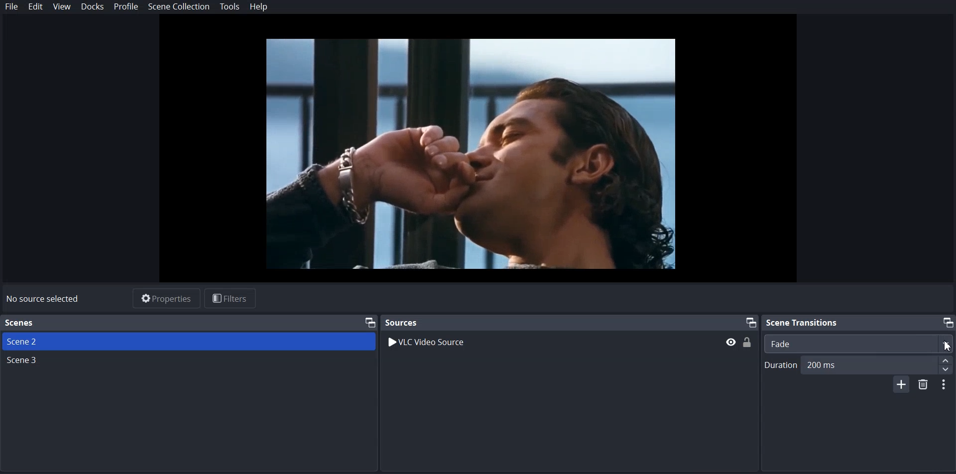 The height and width of the screenshot is (474, 956). What do you see at coordinates (61, 7) in the screenshot?
I see `View` at bounding box center [61, 7].